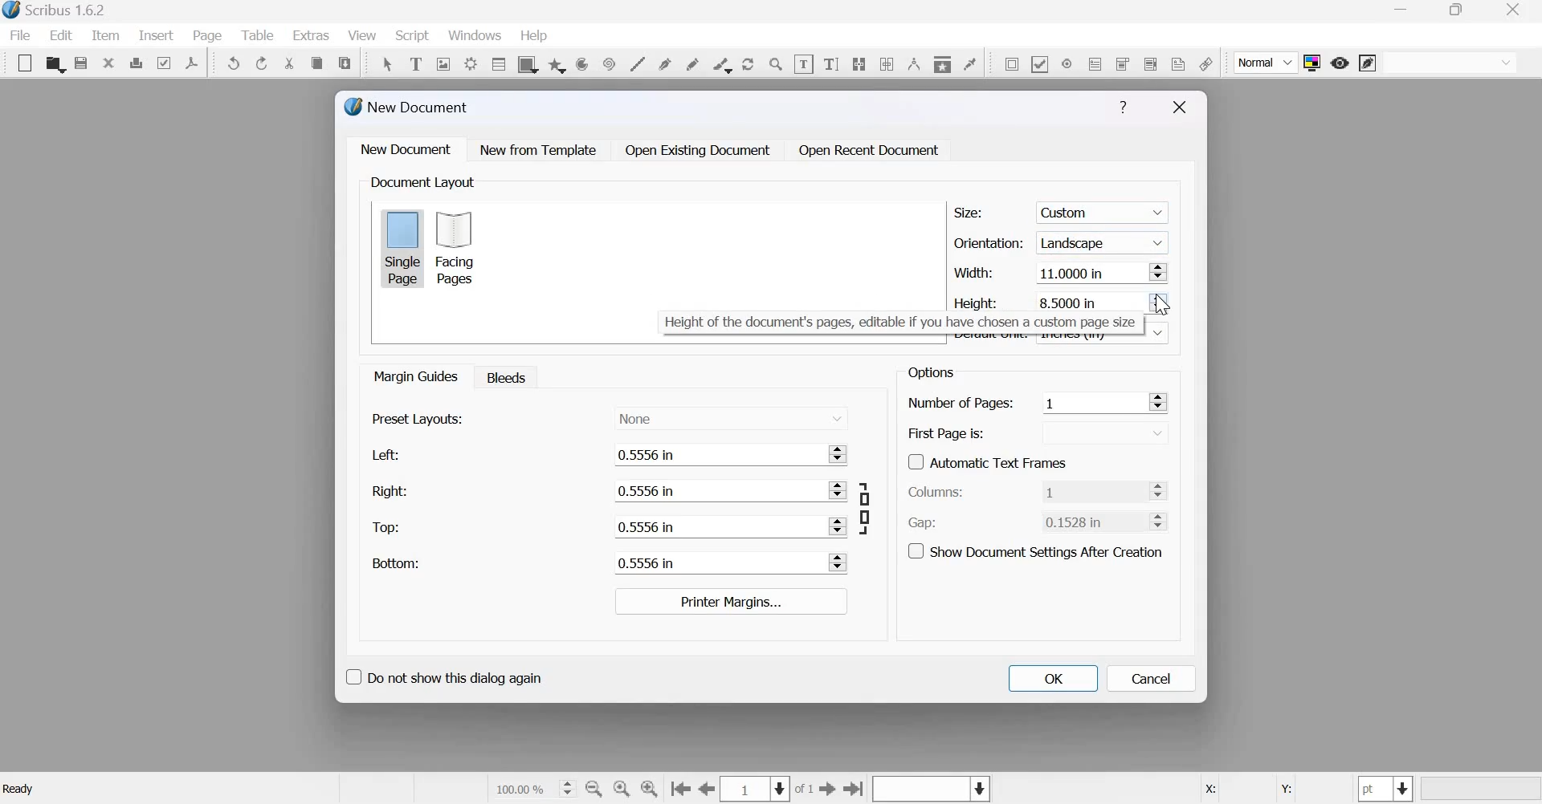 Image resolution: width=1542 pixels, height=804 pixels. What do you see at coordinates (387, 62) in the screenshot?
I see `Select item` at bounding box center [387, 62].